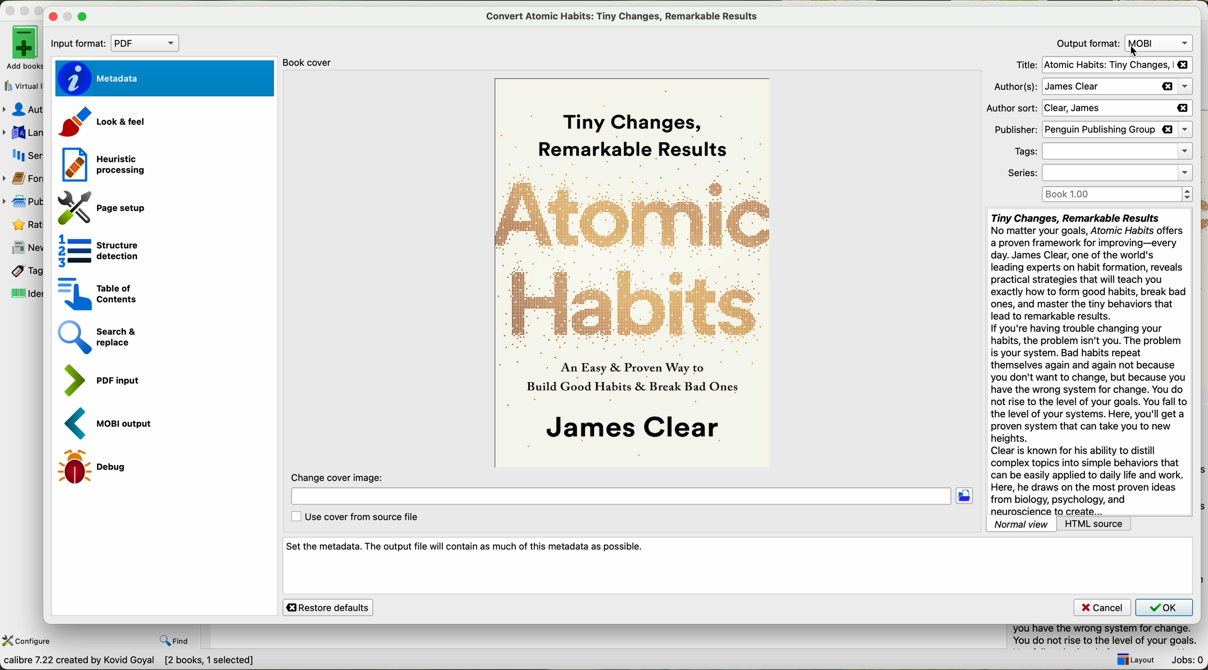 The width and height of the screenshot is (1208, 670). Describe the element at coordinates (41, 8) in the screenshot. I see `maximize` at that location.